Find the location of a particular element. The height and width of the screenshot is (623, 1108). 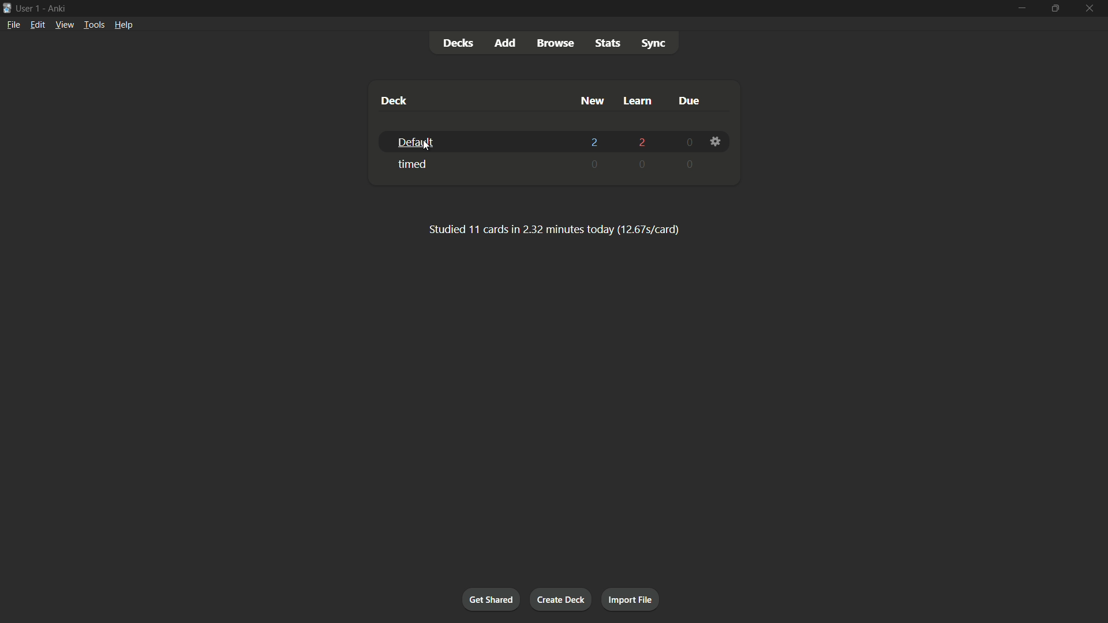

decks is located at coordinates (460, 42).